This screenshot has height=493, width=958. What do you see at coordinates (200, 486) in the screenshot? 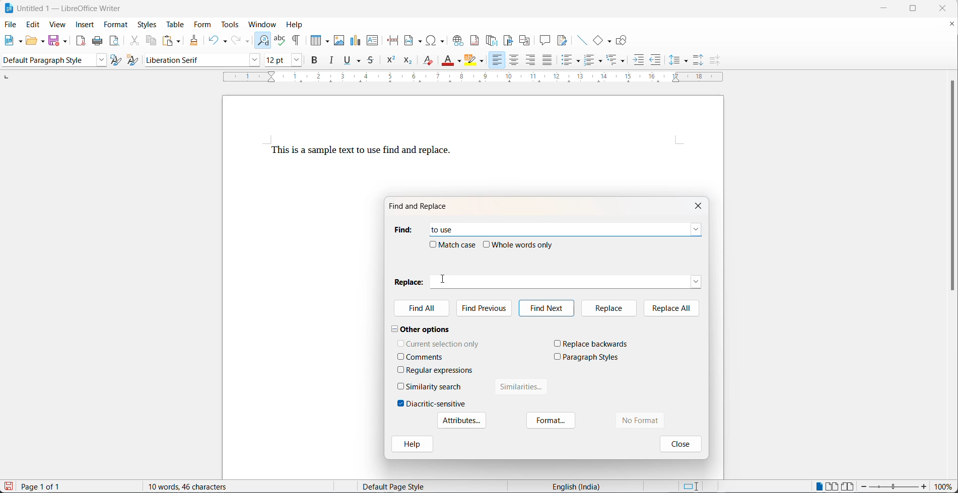
I see `10 words, 46 characters` at bounding box center [200, 486].